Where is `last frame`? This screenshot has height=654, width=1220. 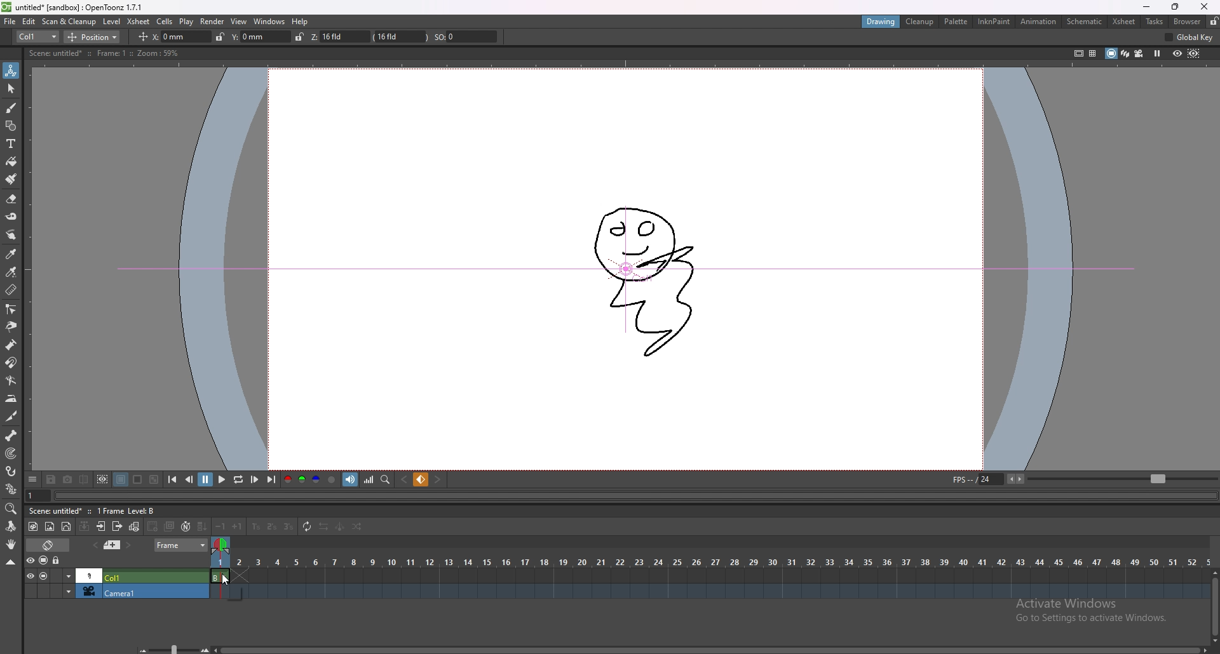 last frame is located at coordinates (271, 479).